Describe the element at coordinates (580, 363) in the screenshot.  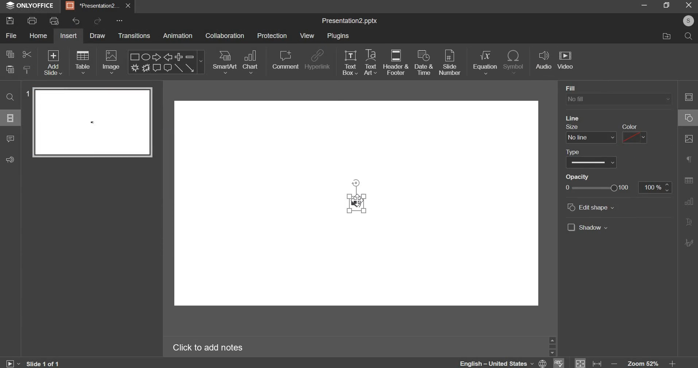
I see `fit to slide` at that location.